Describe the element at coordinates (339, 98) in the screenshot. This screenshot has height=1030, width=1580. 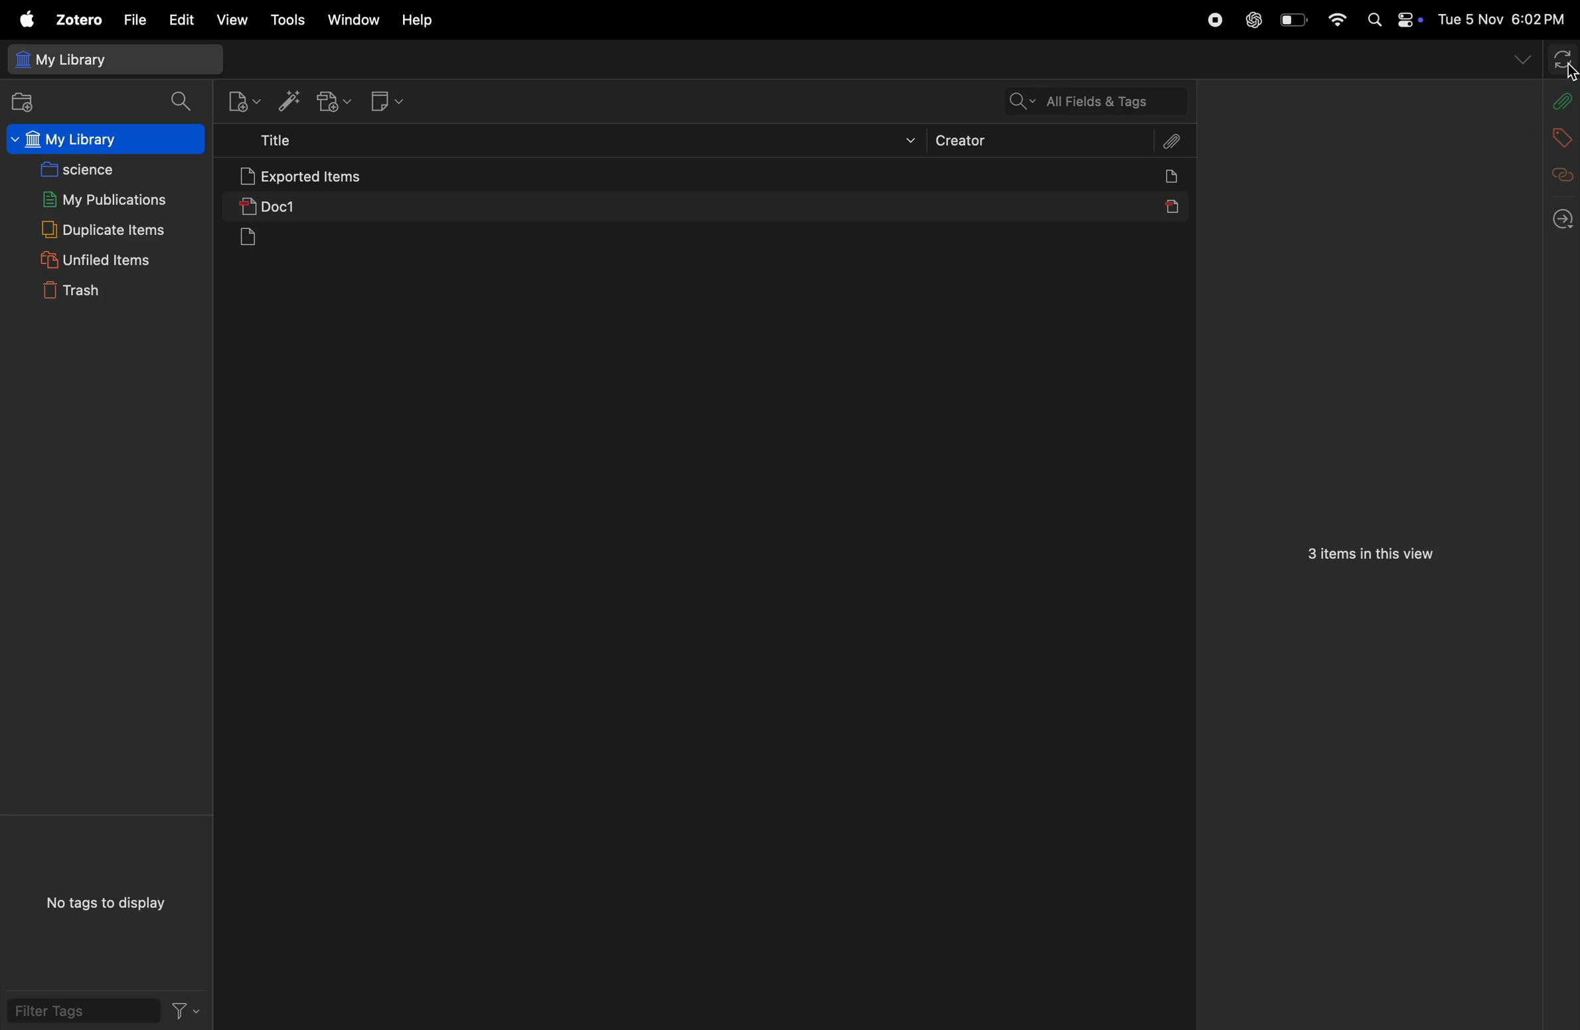
I see `add attachments` at that location.